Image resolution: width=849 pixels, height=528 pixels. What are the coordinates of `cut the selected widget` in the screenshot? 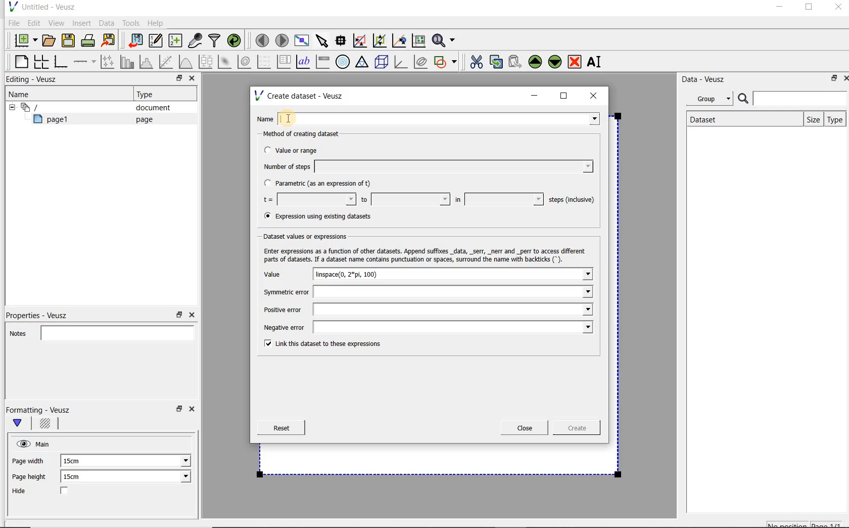 It's located at (475, 61).